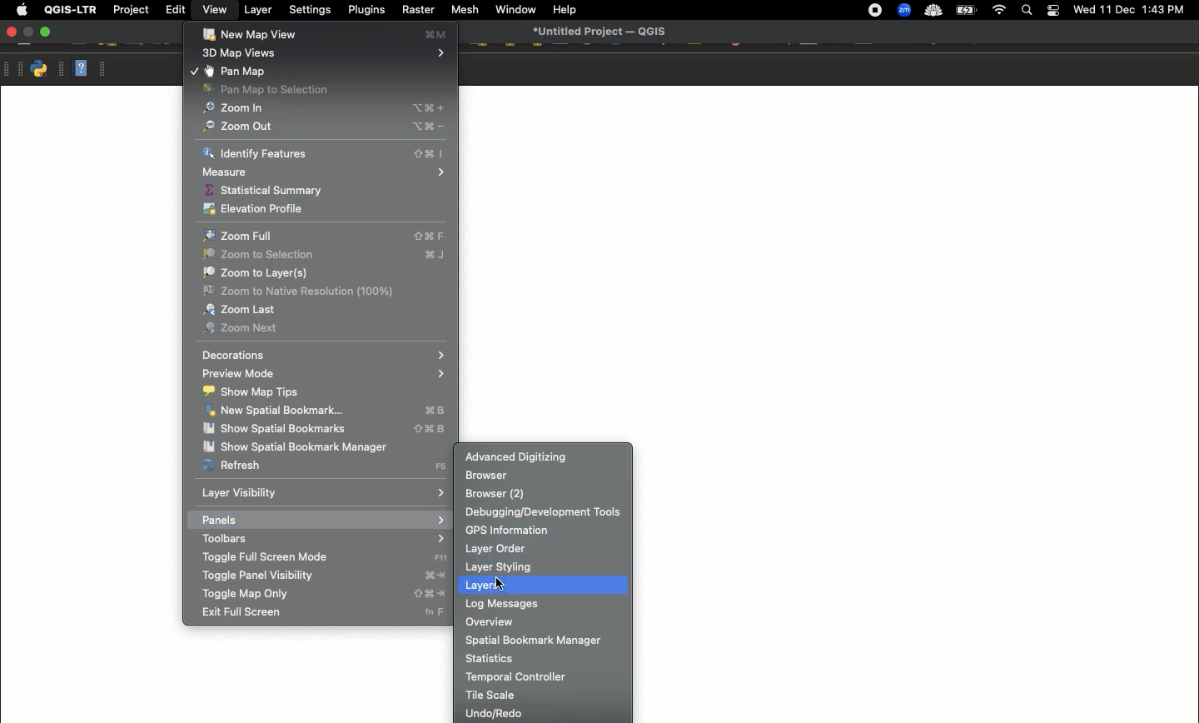 The image size is (1199, 723). Describe the element at coordinates (498, 583) in the screenshot. I see `Cursor` at that location.